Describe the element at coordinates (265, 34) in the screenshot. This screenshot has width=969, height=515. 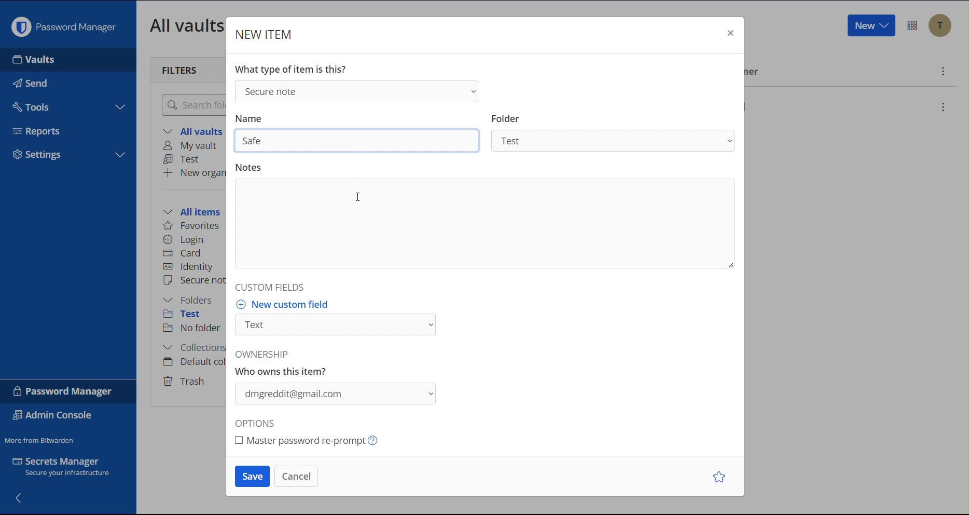
I see `New Item` at that location.